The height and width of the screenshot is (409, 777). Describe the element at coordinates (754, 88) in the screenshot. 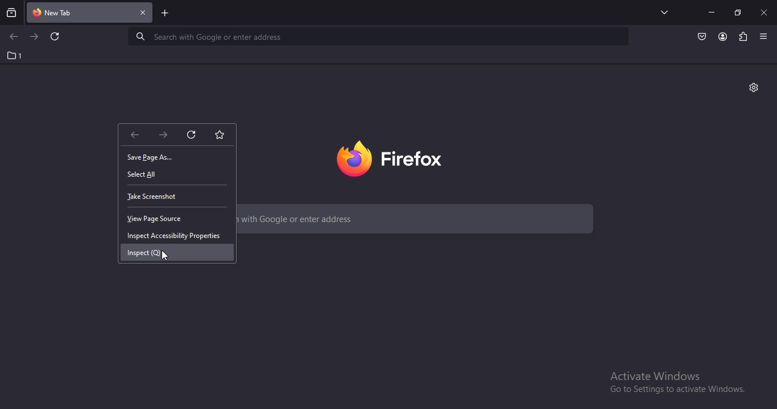

I see `personalise new tab` at that location.